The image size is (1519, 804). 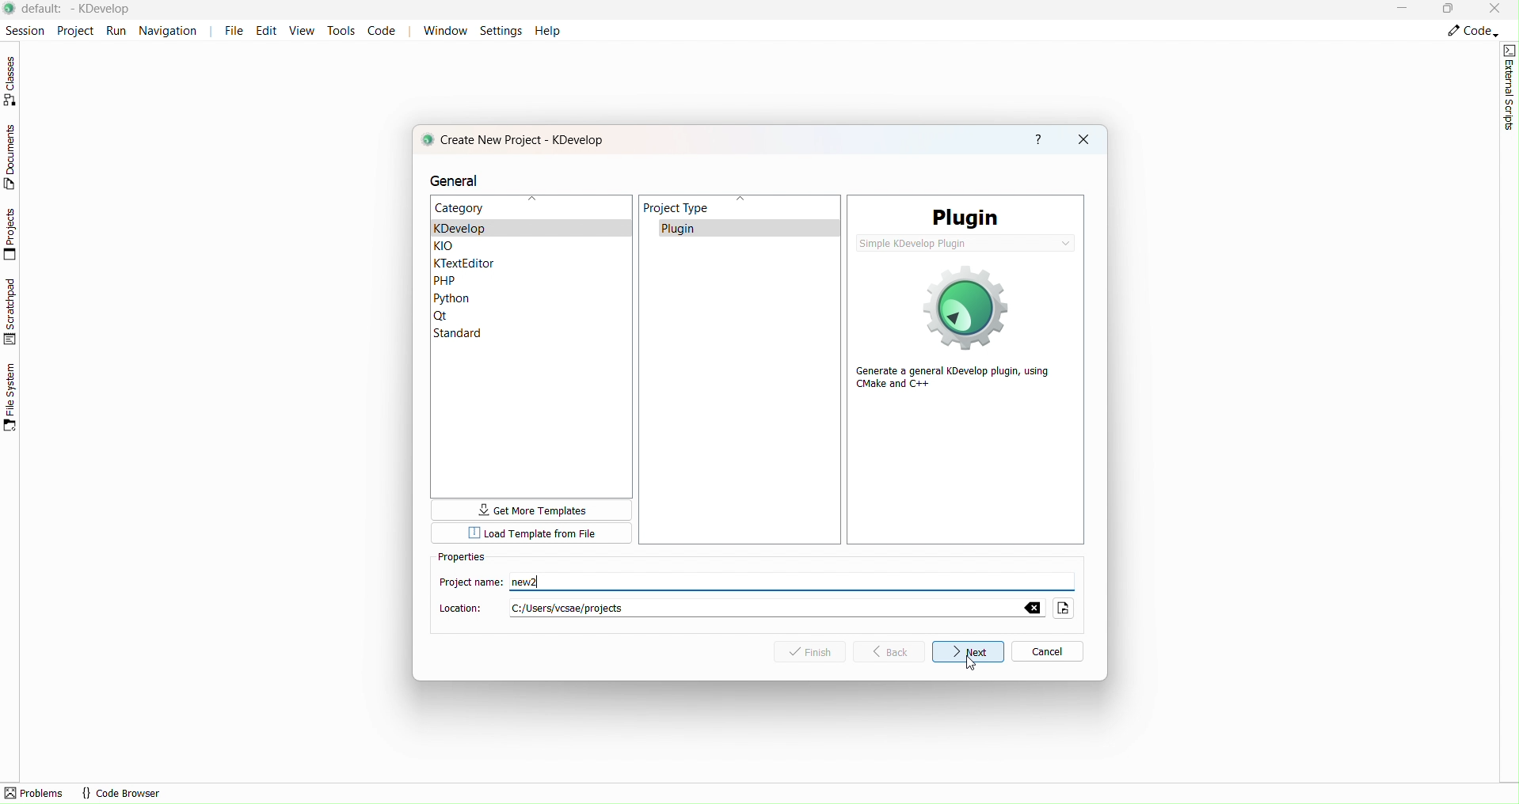 What do you see at coordinates (81, 9) in the screenshot?
I see `file name and application name` at bounding box center [81, 9].